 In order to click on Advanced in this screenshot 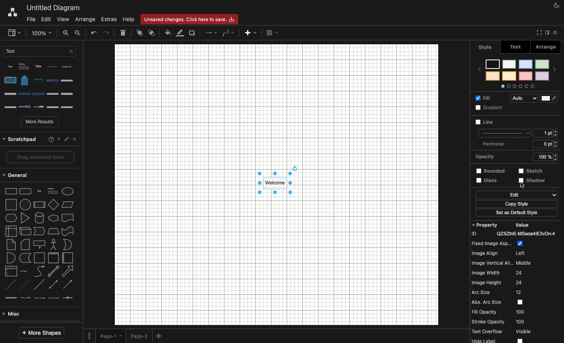, I will do `click(38, 257)`.